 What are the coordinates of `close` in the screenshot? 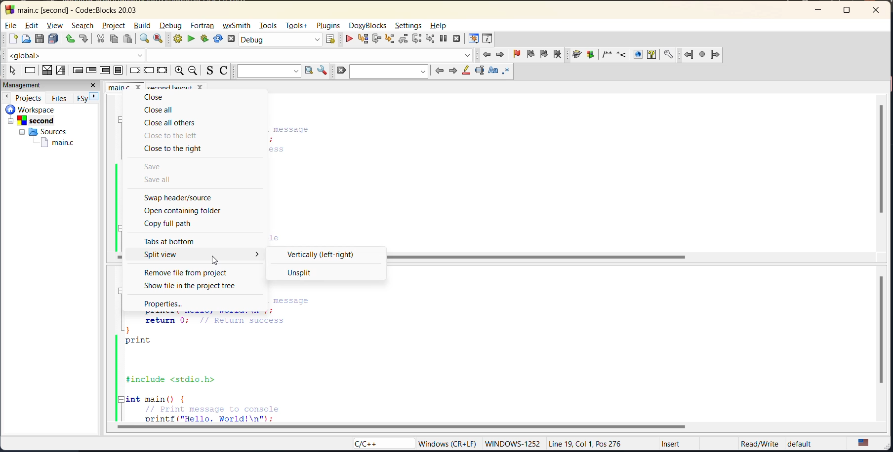 It's located at (154, 97).